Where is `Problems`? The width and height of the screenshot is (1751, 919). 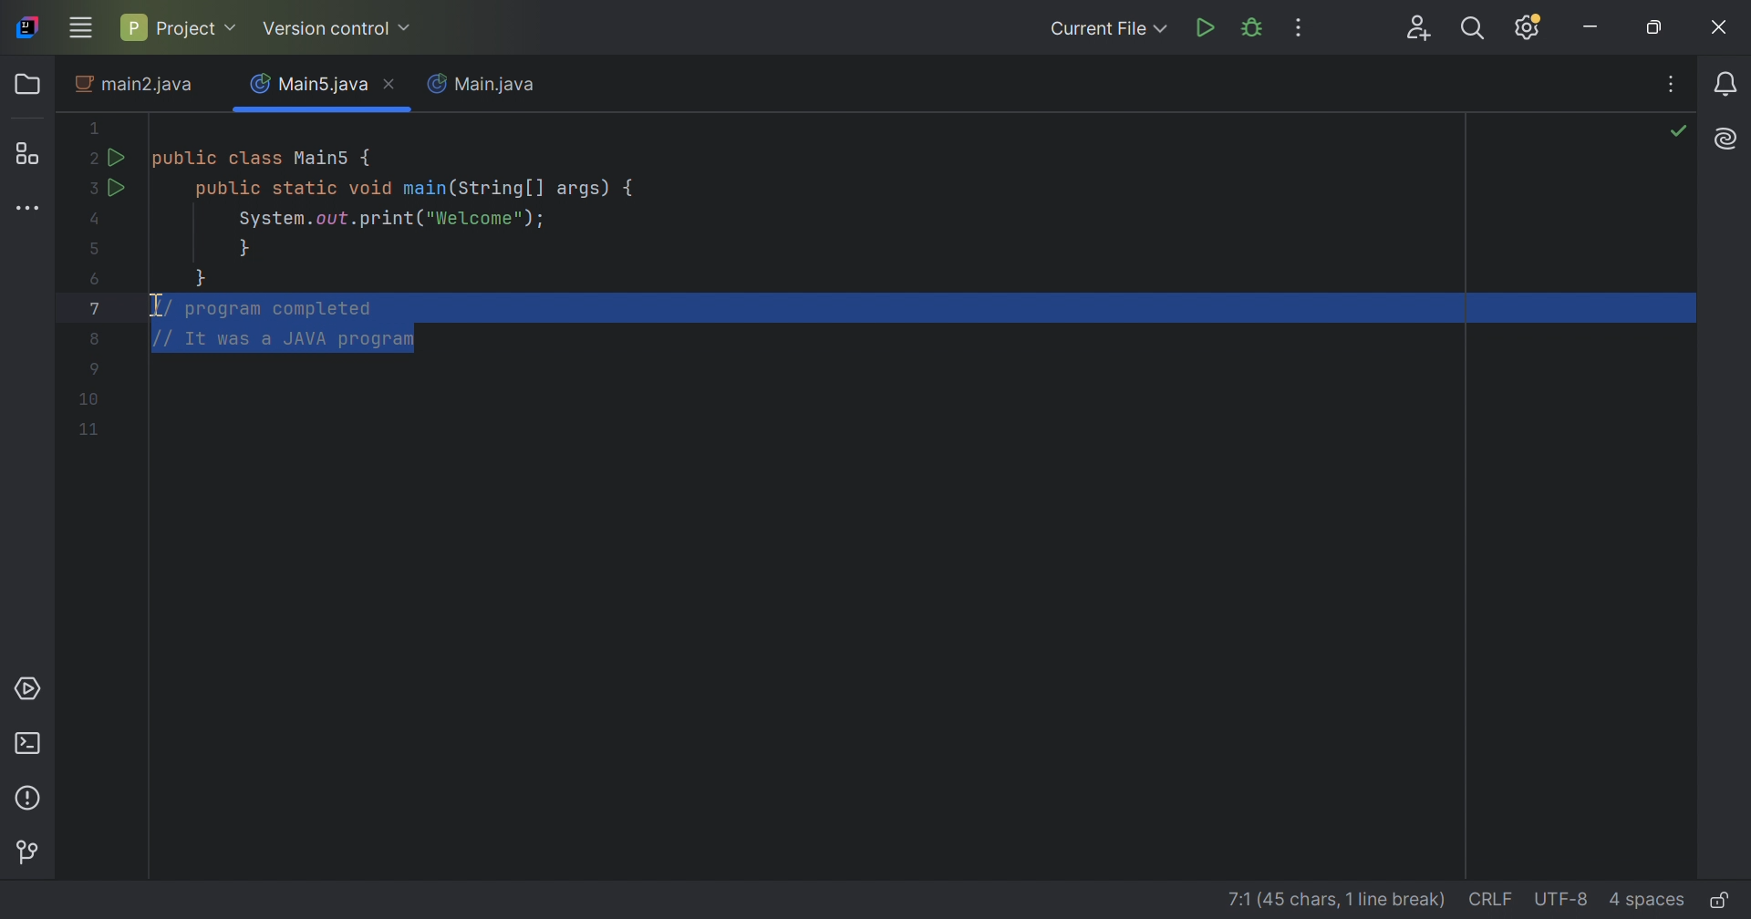
Problems is located at coordinates (30, 797).